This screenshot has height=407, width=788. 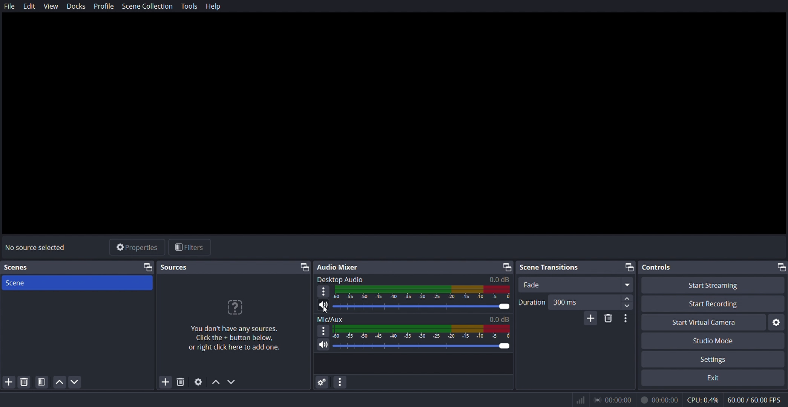 I want to click on add sources, so click(x=166, y=381).